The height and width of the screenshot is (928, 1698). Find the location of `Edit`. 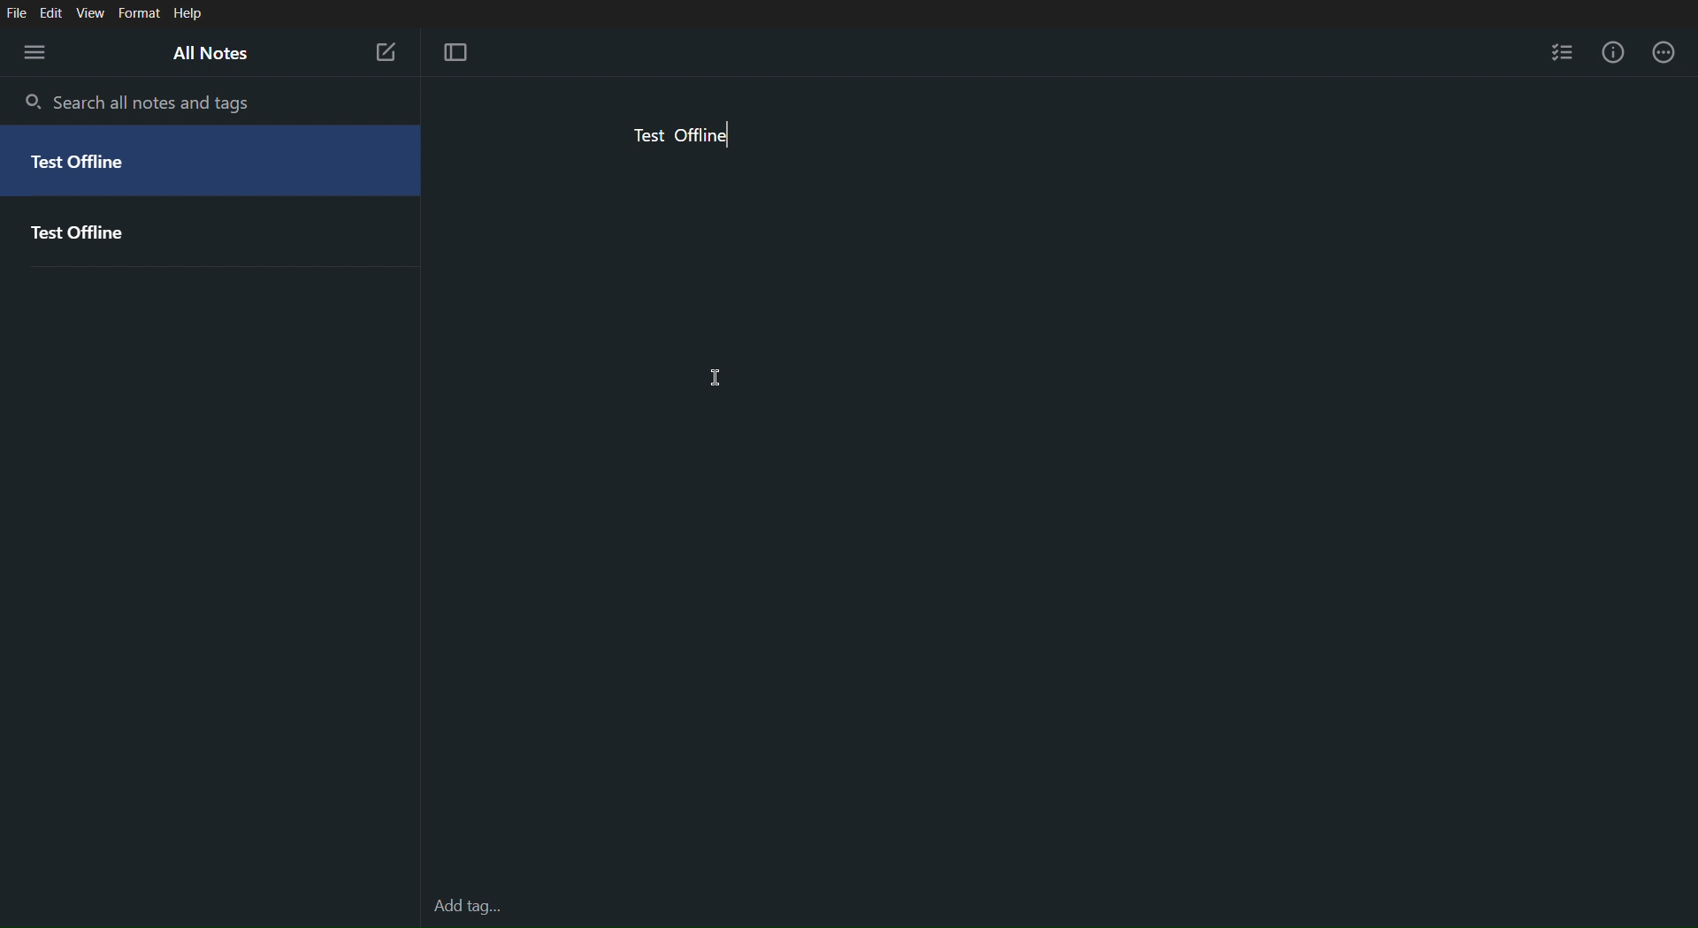

Edit is located at coordinates (53, 11).